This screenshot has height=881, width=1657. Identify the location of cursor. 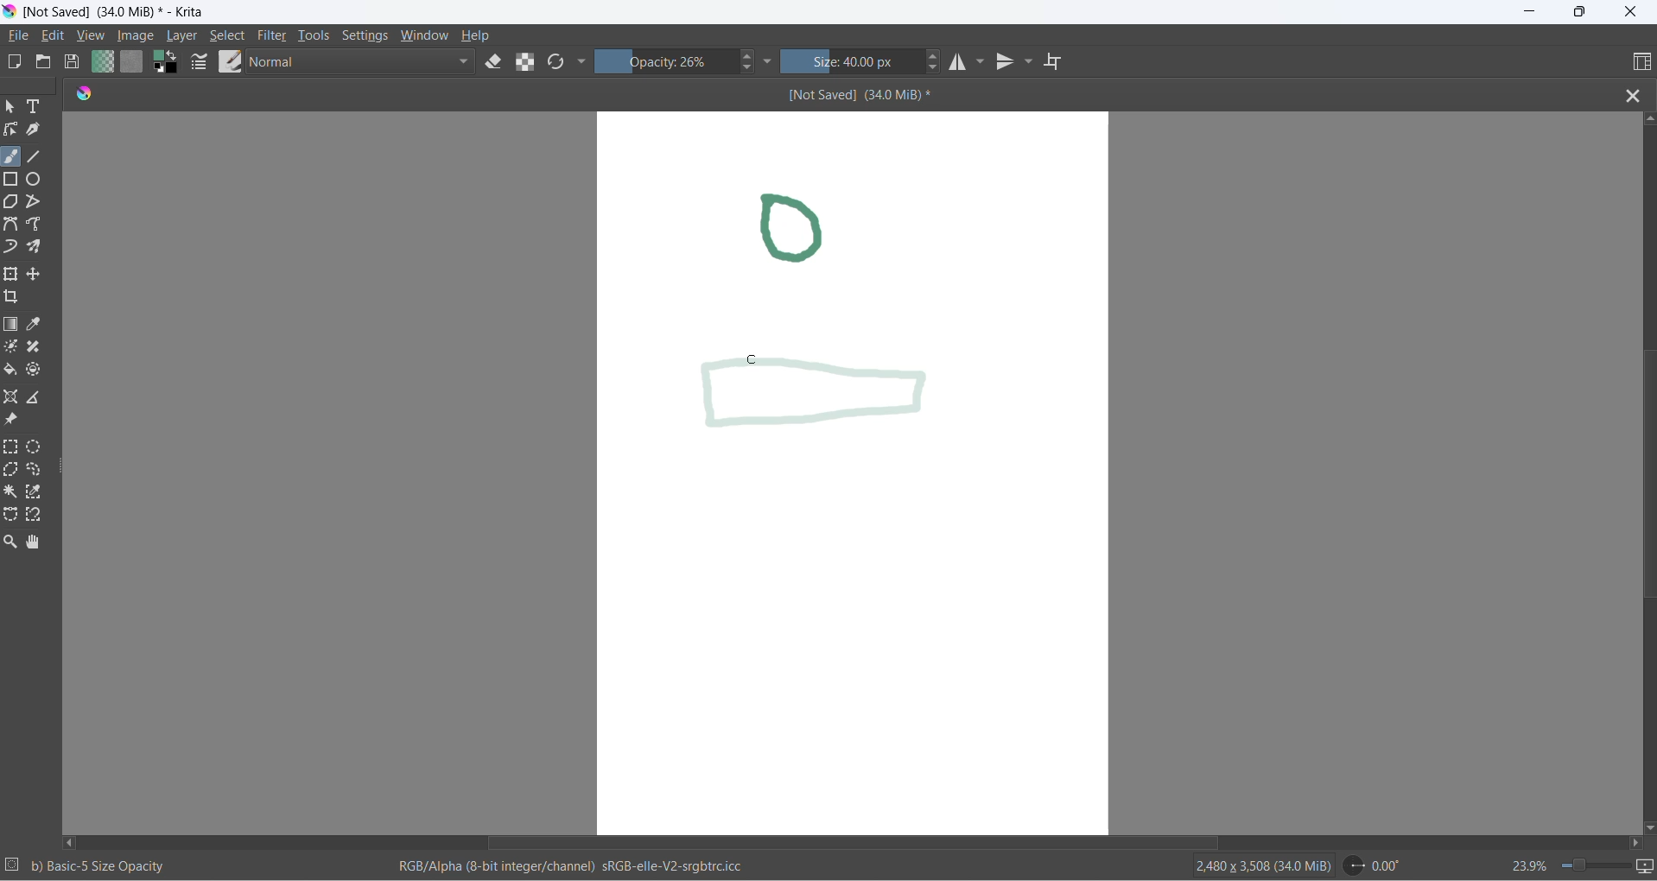
(752, 360).